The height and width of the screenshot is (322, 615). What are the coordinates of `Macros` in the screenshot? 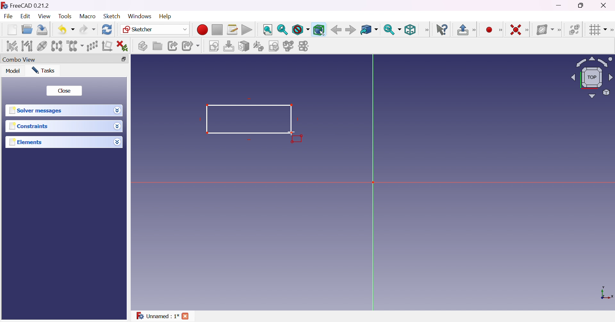 It's located at (233, 29).